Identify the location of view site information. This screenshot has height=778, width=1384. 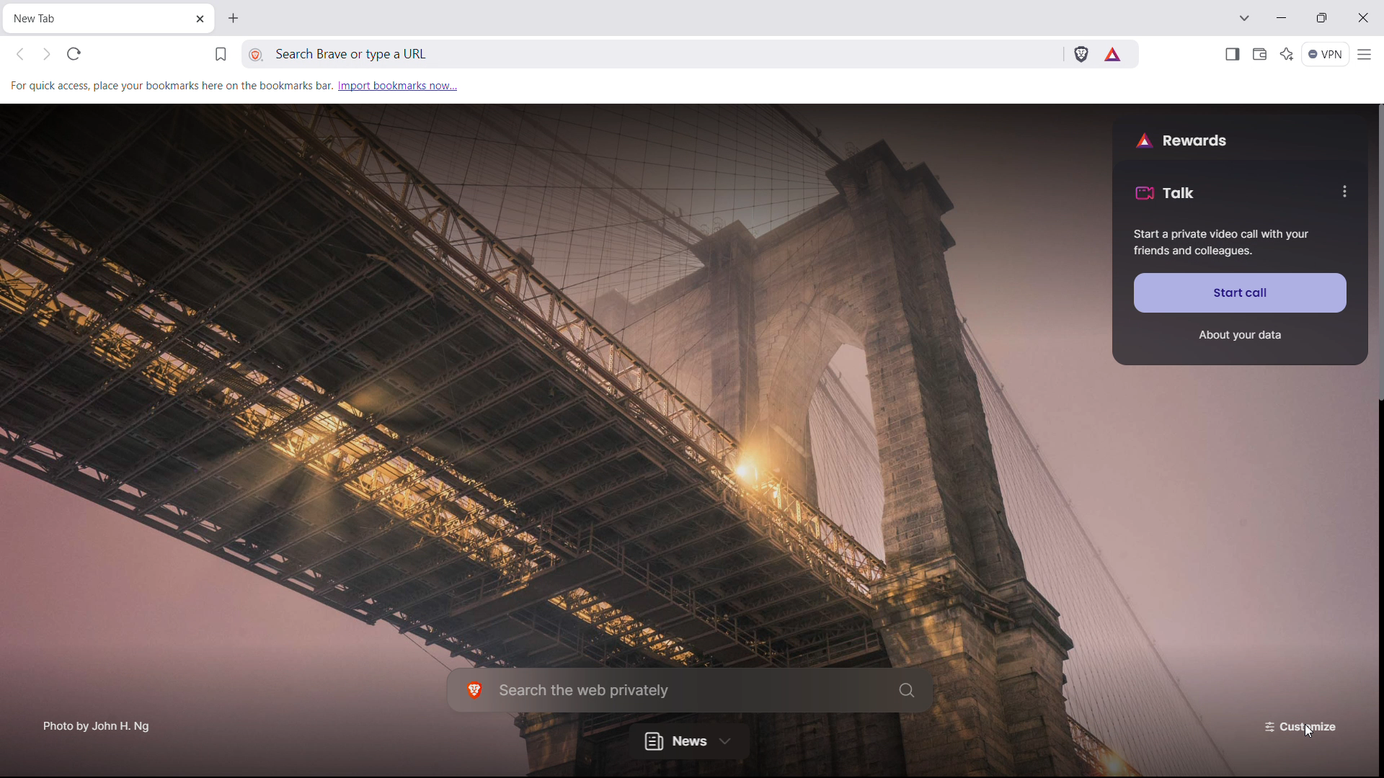
(257, 55).